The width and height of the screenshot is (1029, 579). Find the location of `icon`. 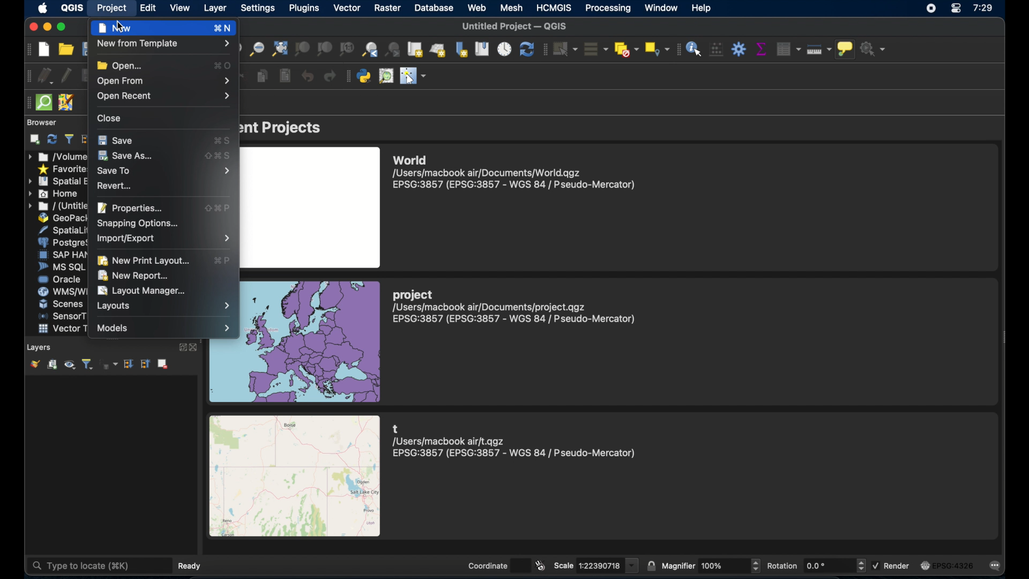

icon is located at coordinates (43, 242).